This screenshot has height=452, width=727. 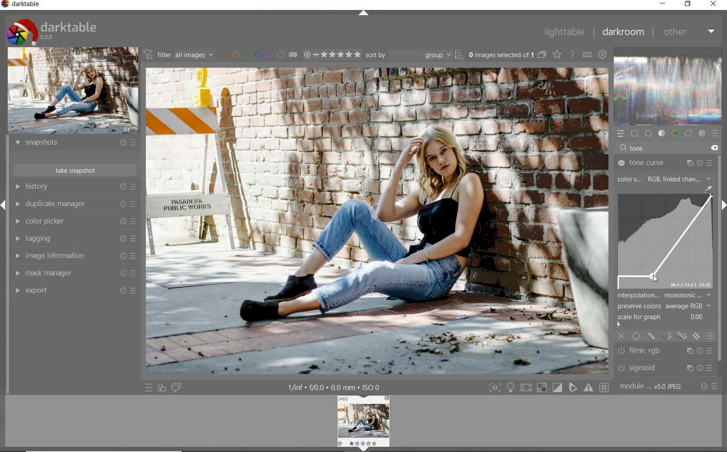 What do you see at coordinates (603, 55) in the screenshot?
I see `show global preferences` at bounding box center [603, 55].